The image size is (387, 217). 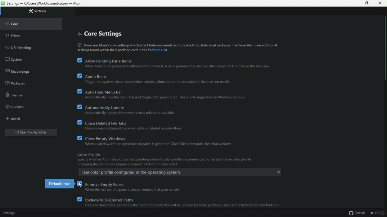 I want to click on audio beep, so click(x=159, y=79).